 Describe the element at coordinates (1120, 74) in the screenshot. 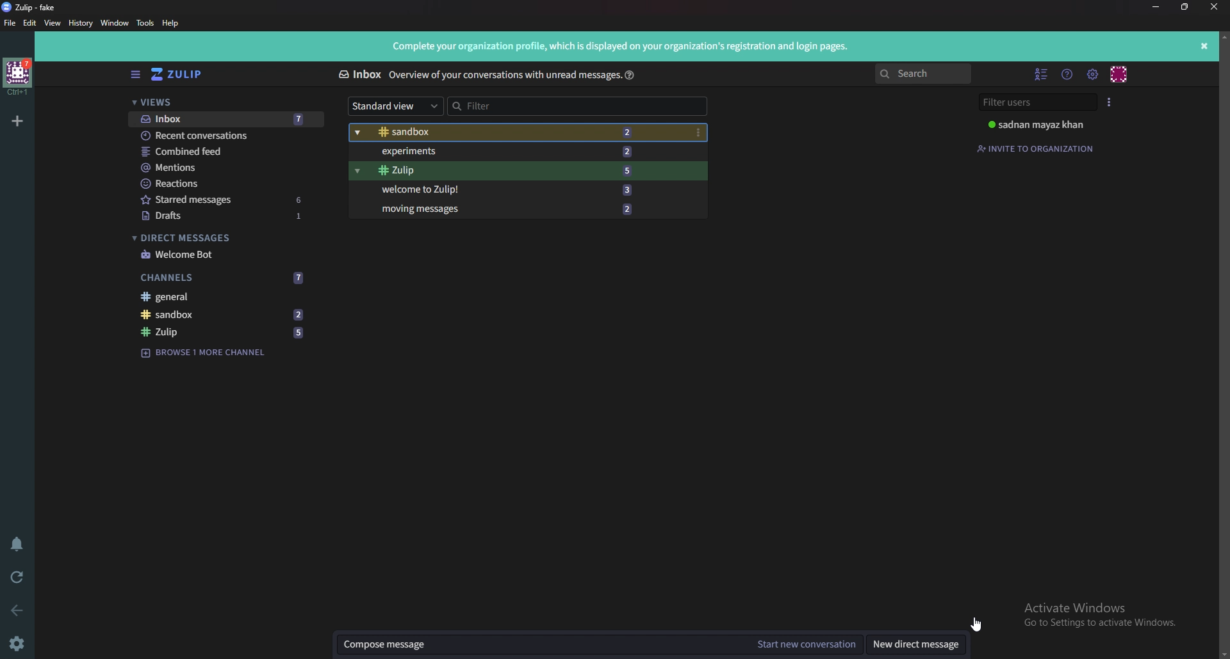

I see `Personal Menu` at that location.